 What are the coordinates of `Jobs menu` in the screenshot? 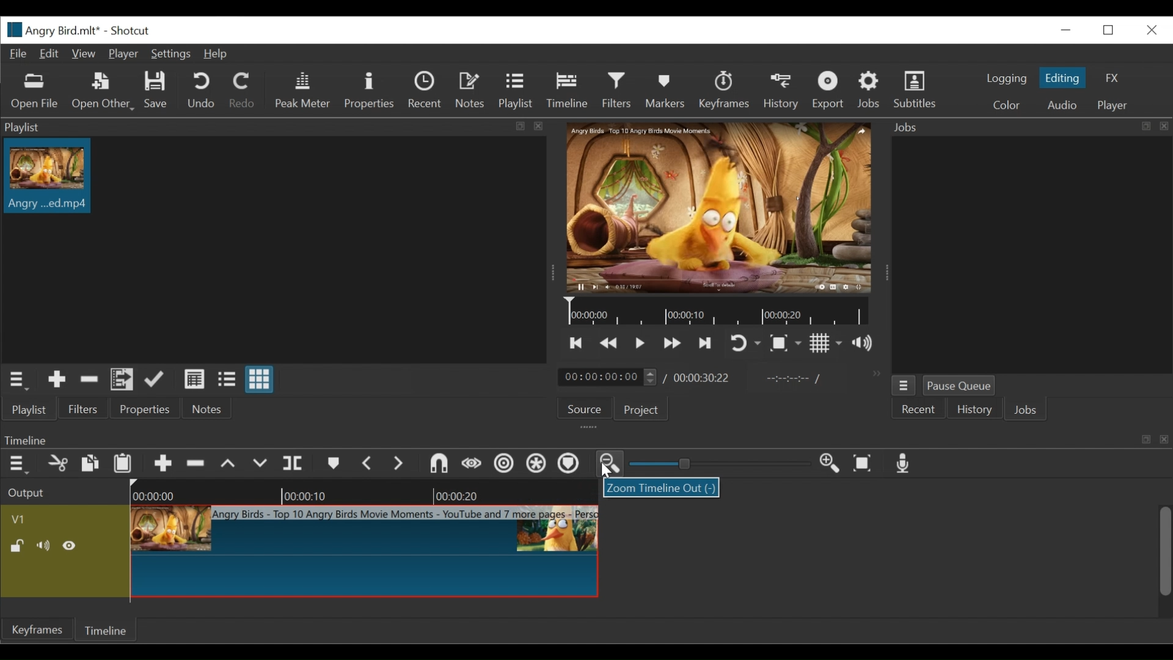 It's located at (904, 386).